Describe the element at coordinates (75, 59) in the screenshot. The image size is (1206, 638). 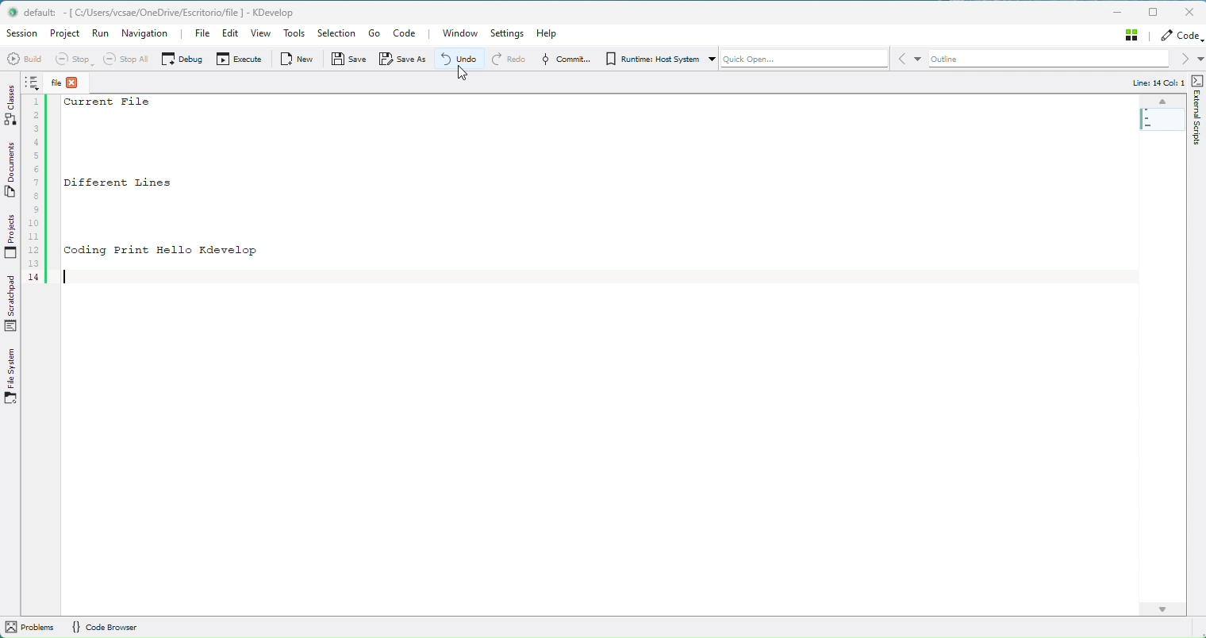
I see `Stop` at that location.